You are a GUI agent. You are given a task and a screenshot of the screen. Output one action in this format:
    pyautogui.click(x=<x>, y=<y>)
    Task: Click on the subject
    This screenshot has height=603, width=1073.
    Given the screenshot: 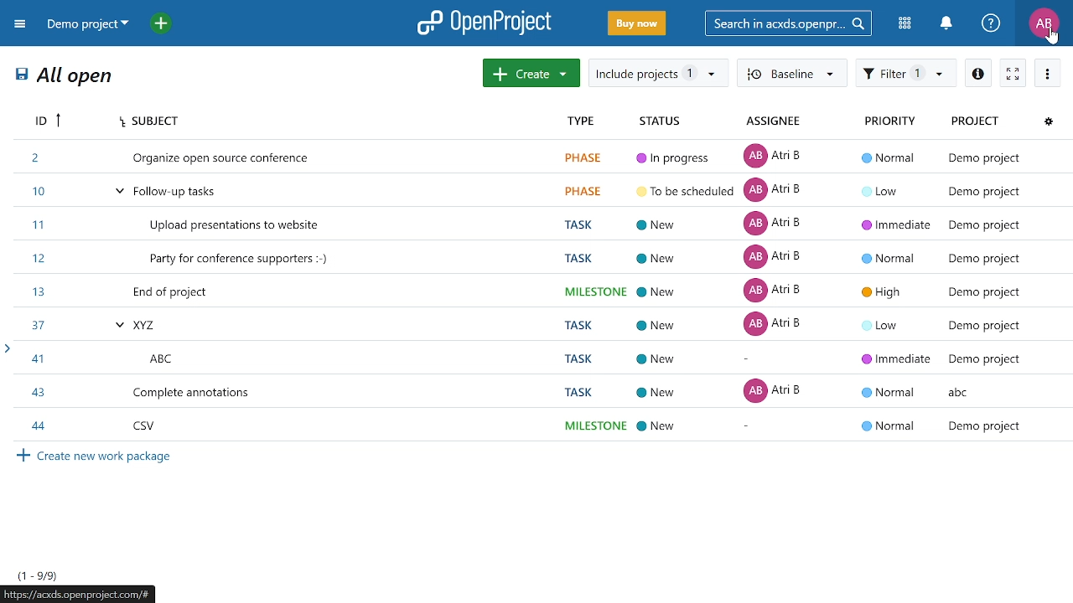 What is the action you would take?
    pyautogui.click(x=337, y=121)
    